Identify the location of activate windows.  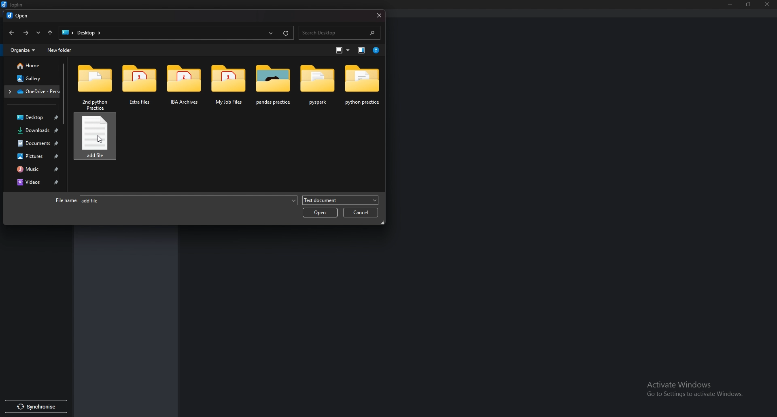
(696, 387).